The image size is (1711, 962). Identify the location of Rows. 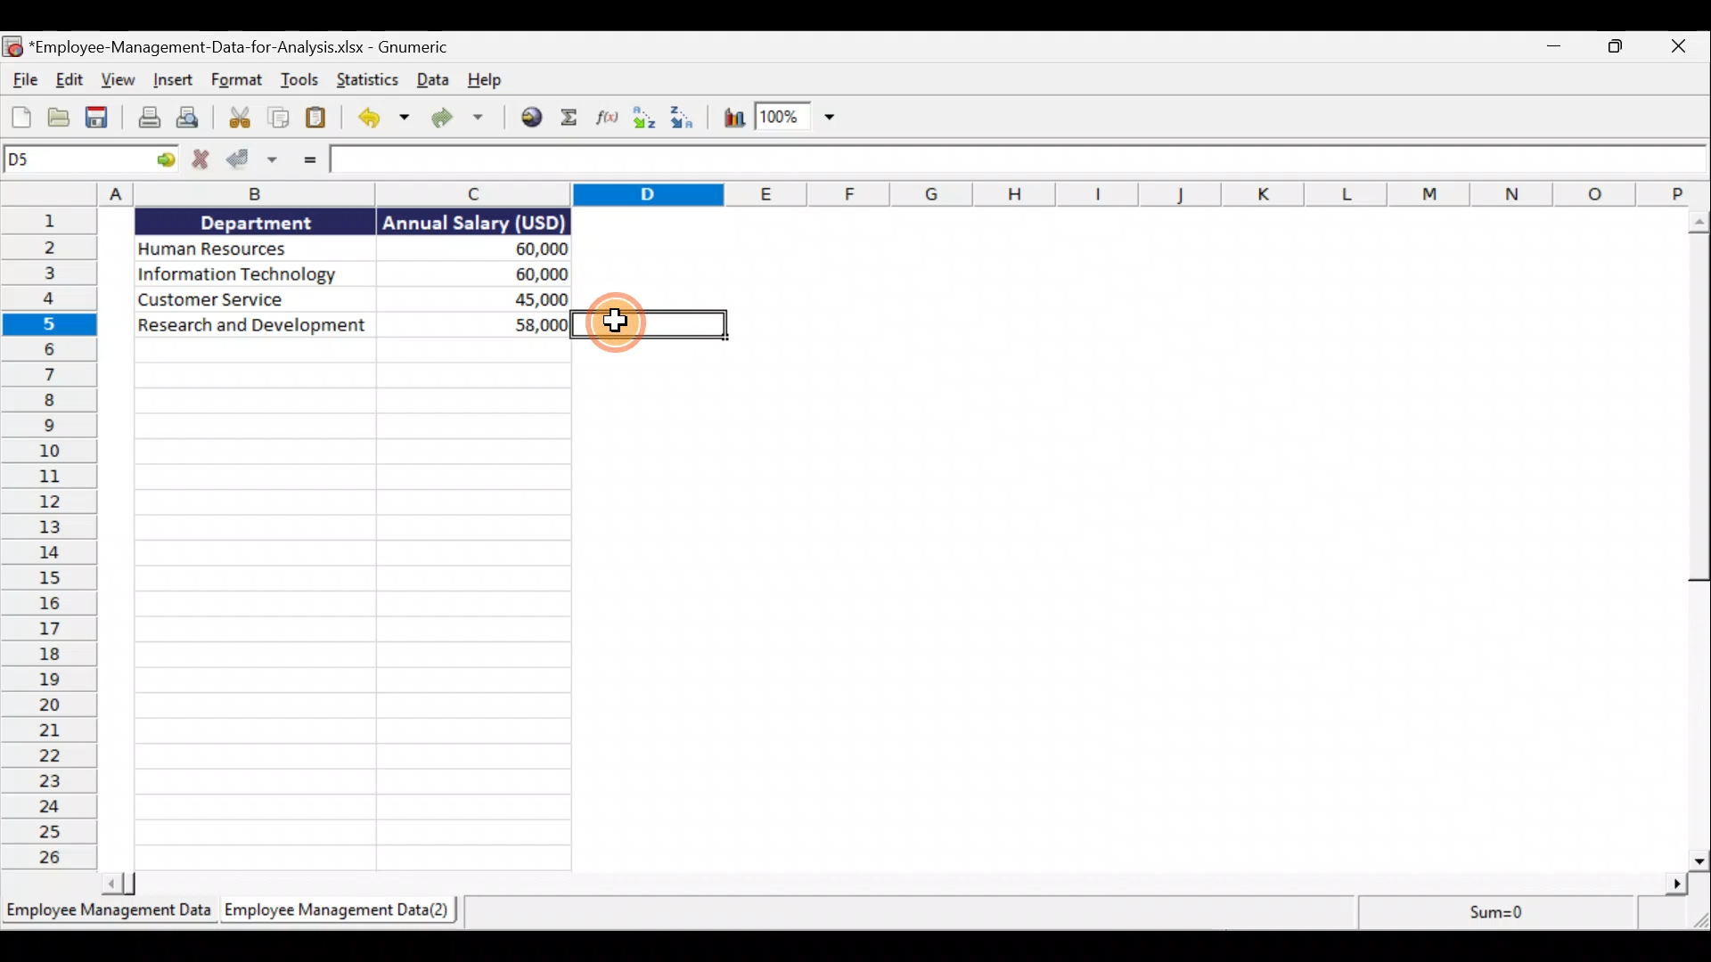
(48, 540).